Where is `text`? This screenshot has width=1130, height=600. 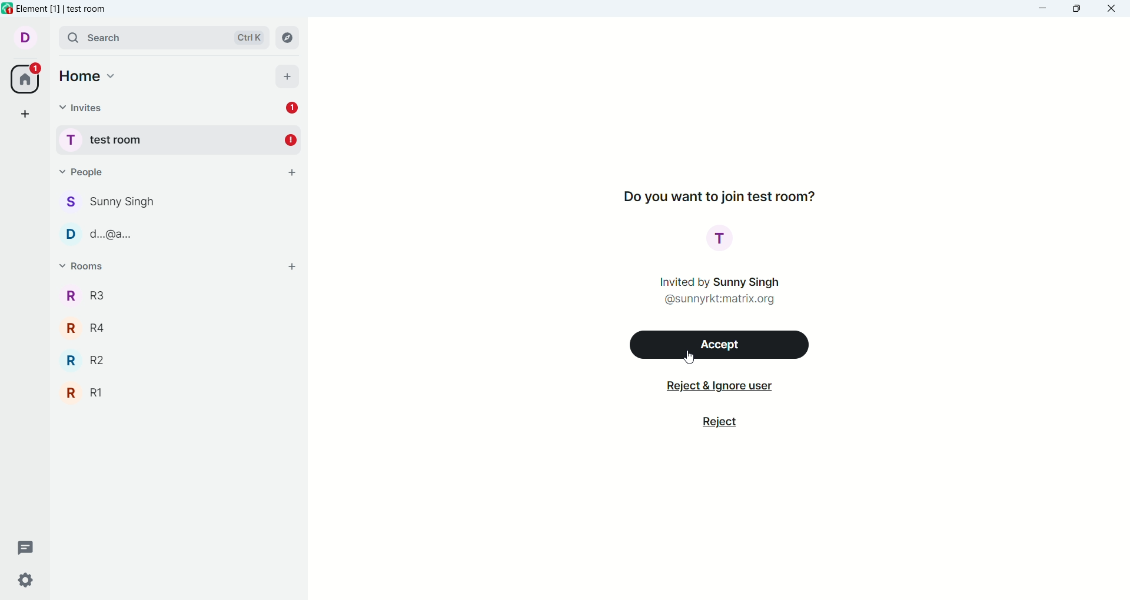
text is located at coordinates (719, 289).